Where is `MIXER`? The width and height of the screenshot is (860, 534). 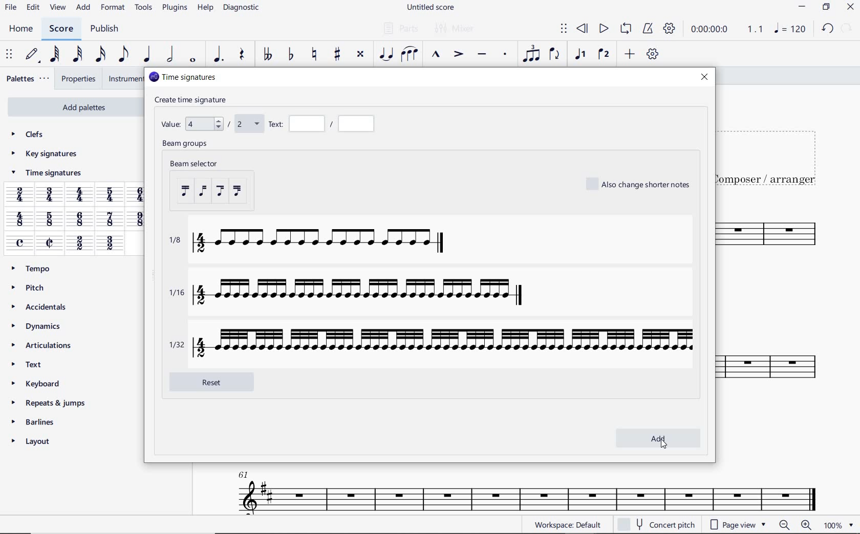
MIXER is located at coordinates (456, 29).